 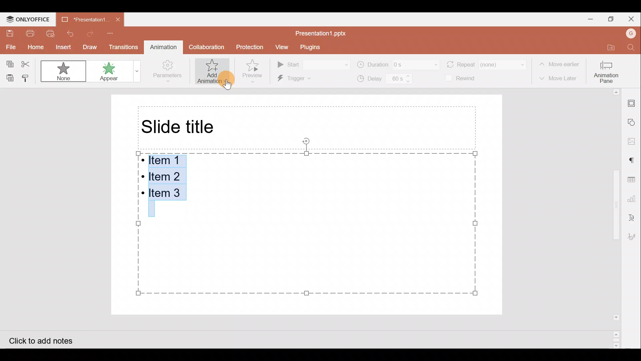 I want to click on Text Art settings, so click(x=634, y=216).